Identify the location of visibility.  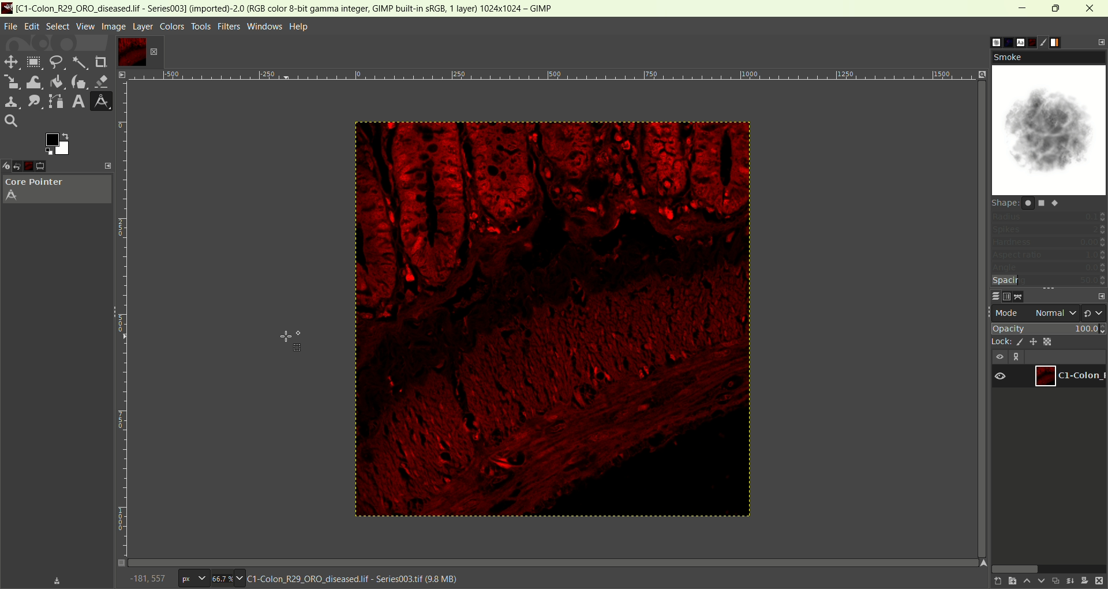
(999, 357).